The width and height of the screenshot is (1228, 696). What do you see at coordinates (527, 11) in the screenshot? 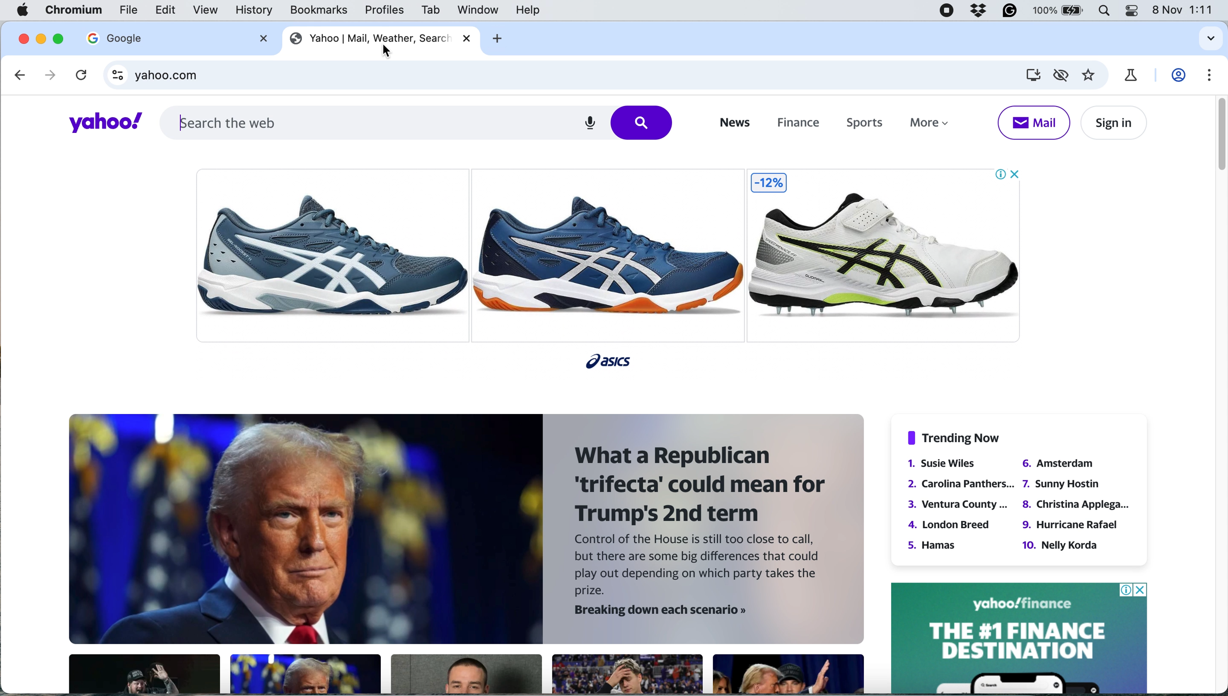
I see `help` at bounding box center [527, 11].